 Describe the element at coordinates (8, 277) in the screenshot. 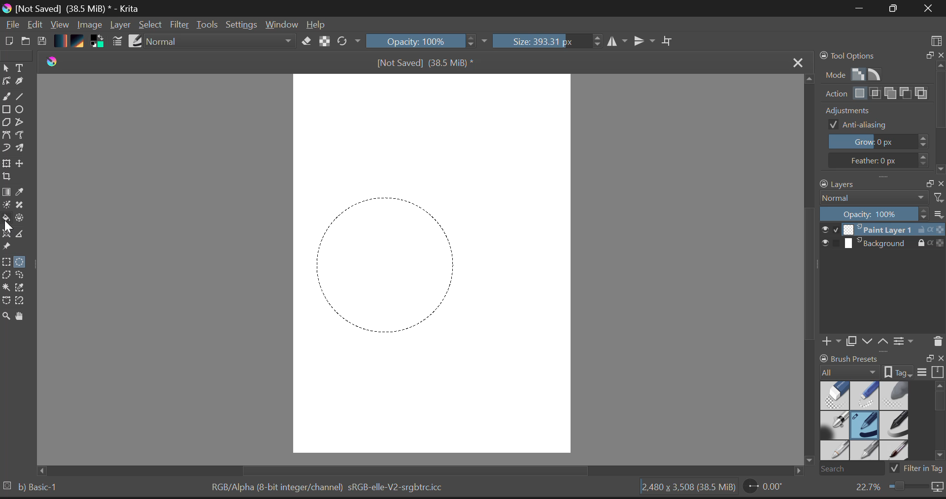

I see `Polygon Selection` at that location.